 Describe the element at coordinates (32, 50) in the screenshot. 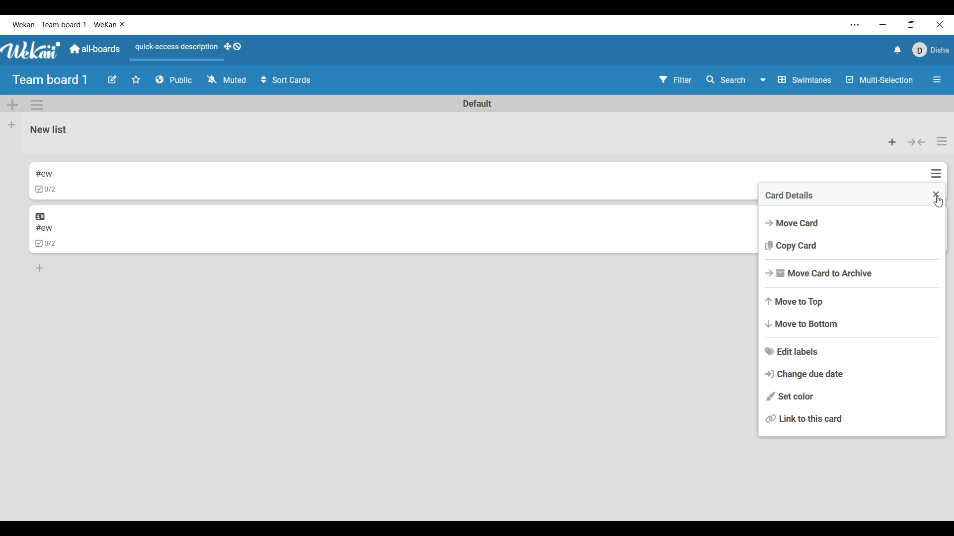

I see `Software logo` at that location.